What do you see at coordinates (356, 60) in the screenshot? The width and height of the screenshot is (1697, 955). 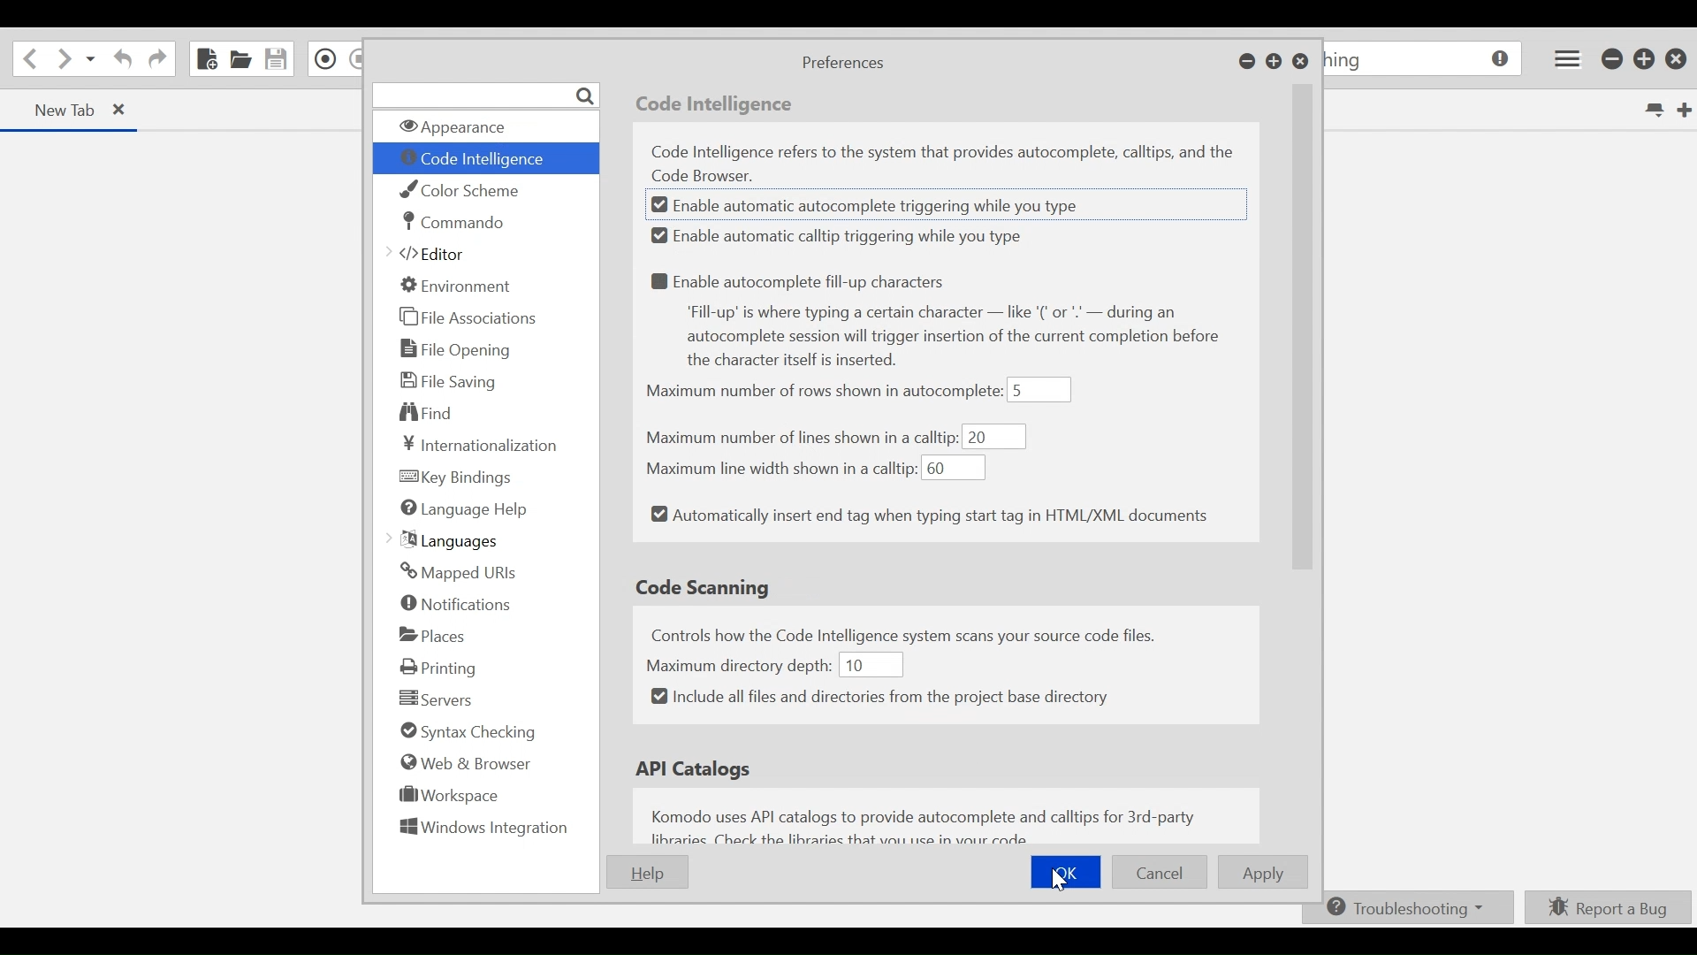 I see `Stop Recording ` at bounding box center [356, 60].